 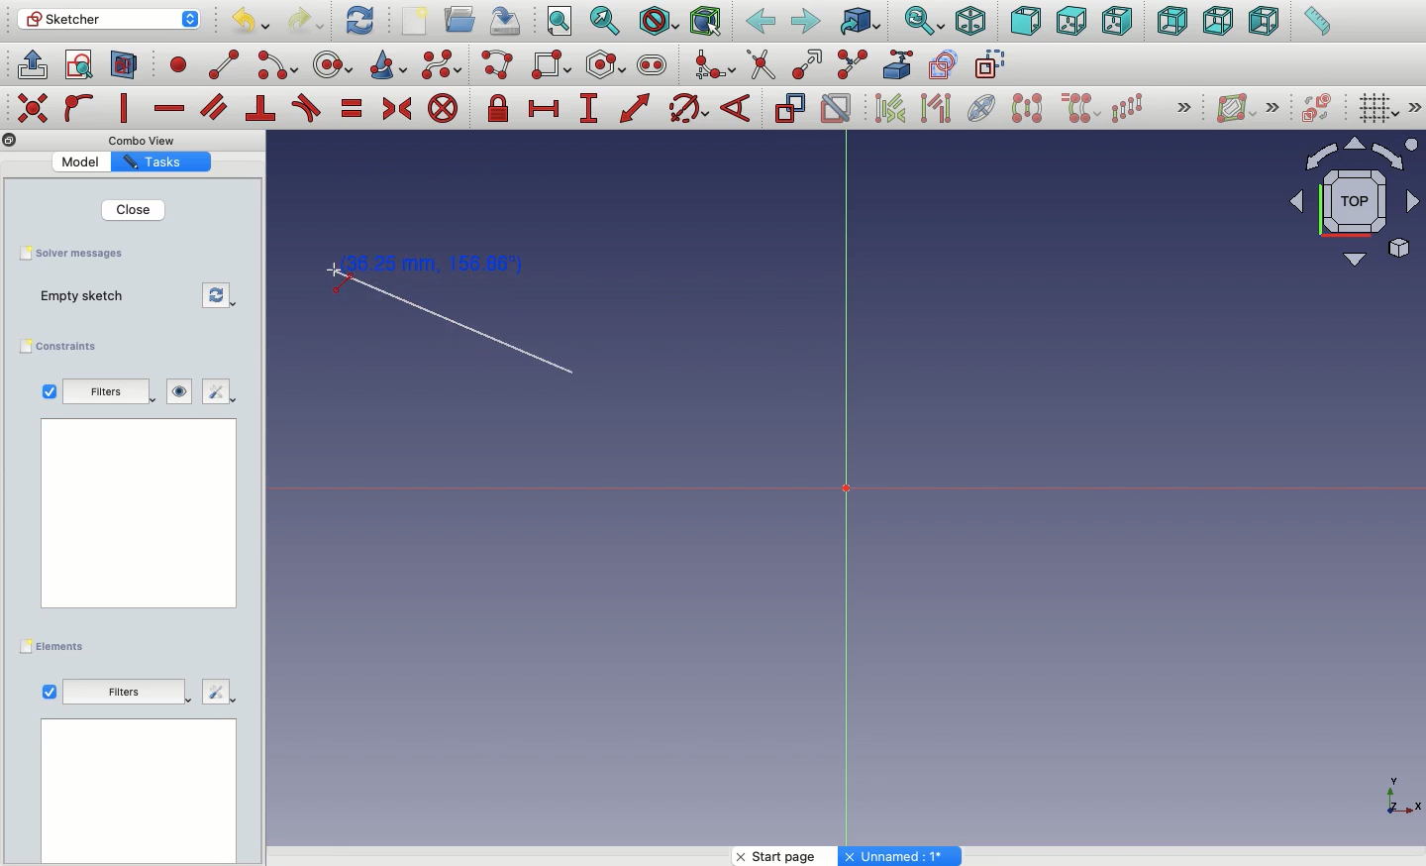 What do you see at coordinates (126, 693) in the screenshot?
I see `` at bounding box center [126, 693].